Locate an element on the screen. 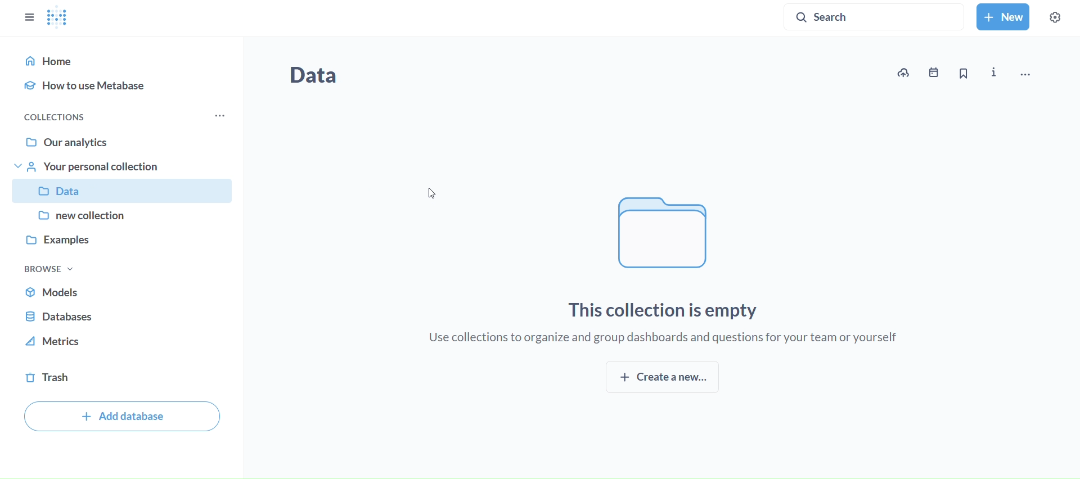 The image size is (1080, 479). home is located at coordinates (125, 58).